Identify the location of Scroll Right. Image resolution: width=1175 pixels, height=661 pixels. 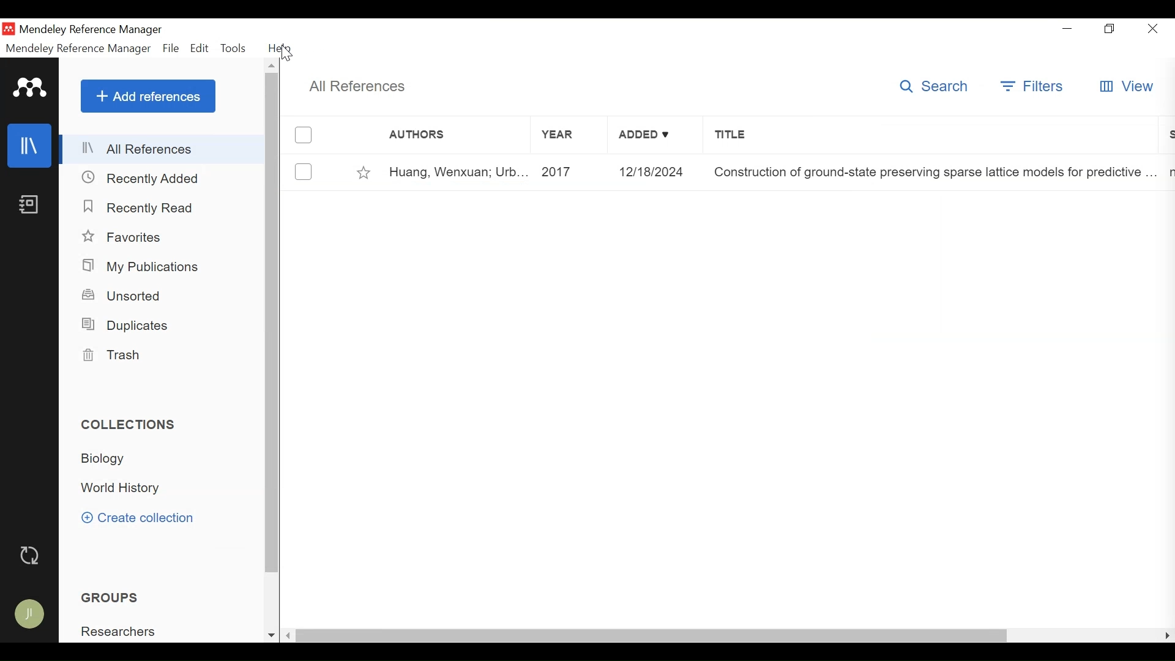
(1163, 636).